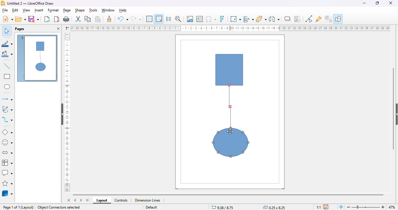 The height and width of the screenshot is (210, 398). Describe the element at coordinates (8, 19) in the screenshot. I see `new` at that location.